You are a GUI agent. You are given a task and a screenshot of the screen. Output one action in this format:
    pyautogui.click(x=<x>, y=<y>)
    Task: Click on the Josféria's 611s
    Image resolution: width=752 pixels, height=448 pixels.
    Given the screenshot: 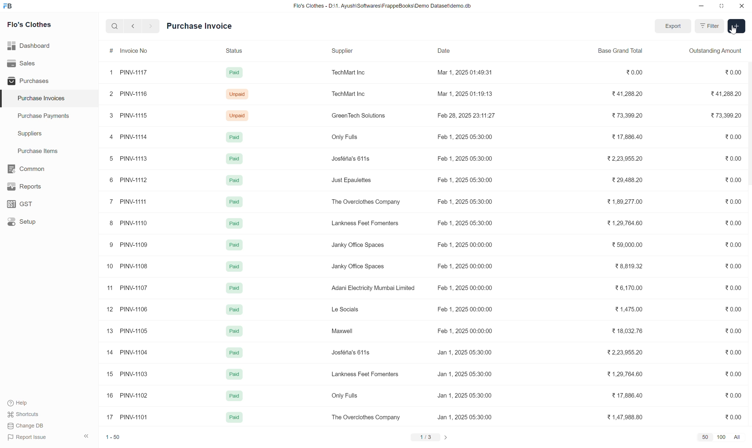 What is the action you would take?
    pyautogui.click(x=352, y=352)
    